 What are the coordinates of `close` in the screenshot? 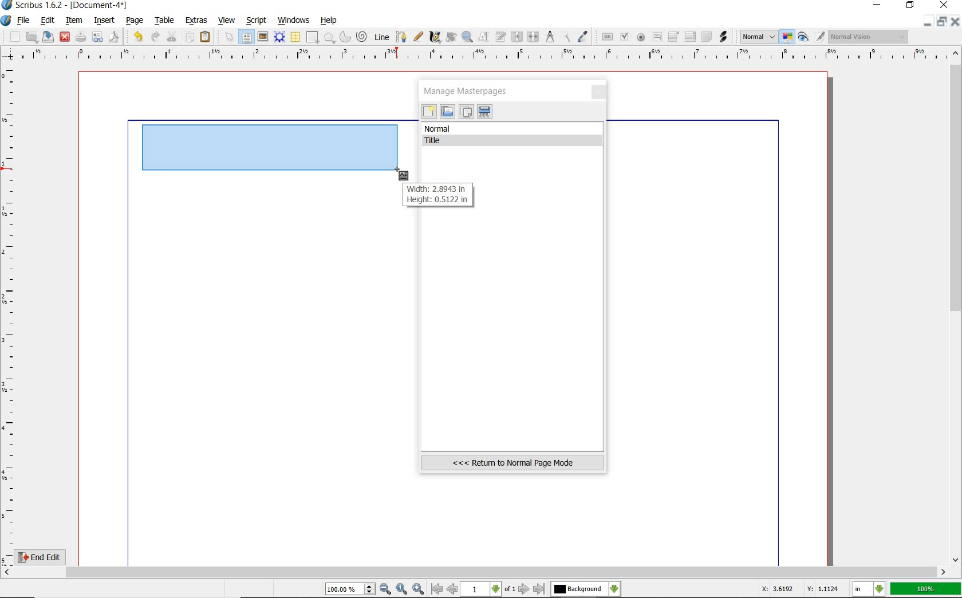 It's located at (956, 21).